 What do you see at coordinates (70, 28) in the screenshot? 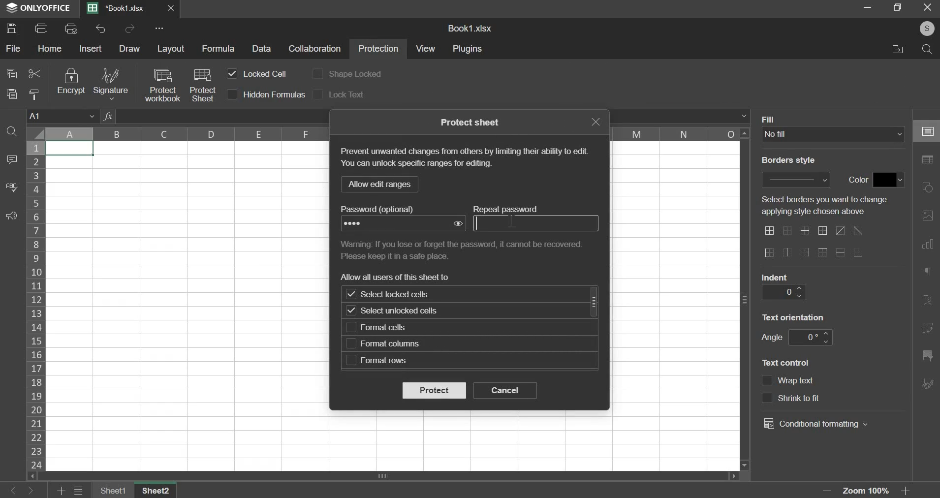
I see `print preview` at bounding box center [70, 28].